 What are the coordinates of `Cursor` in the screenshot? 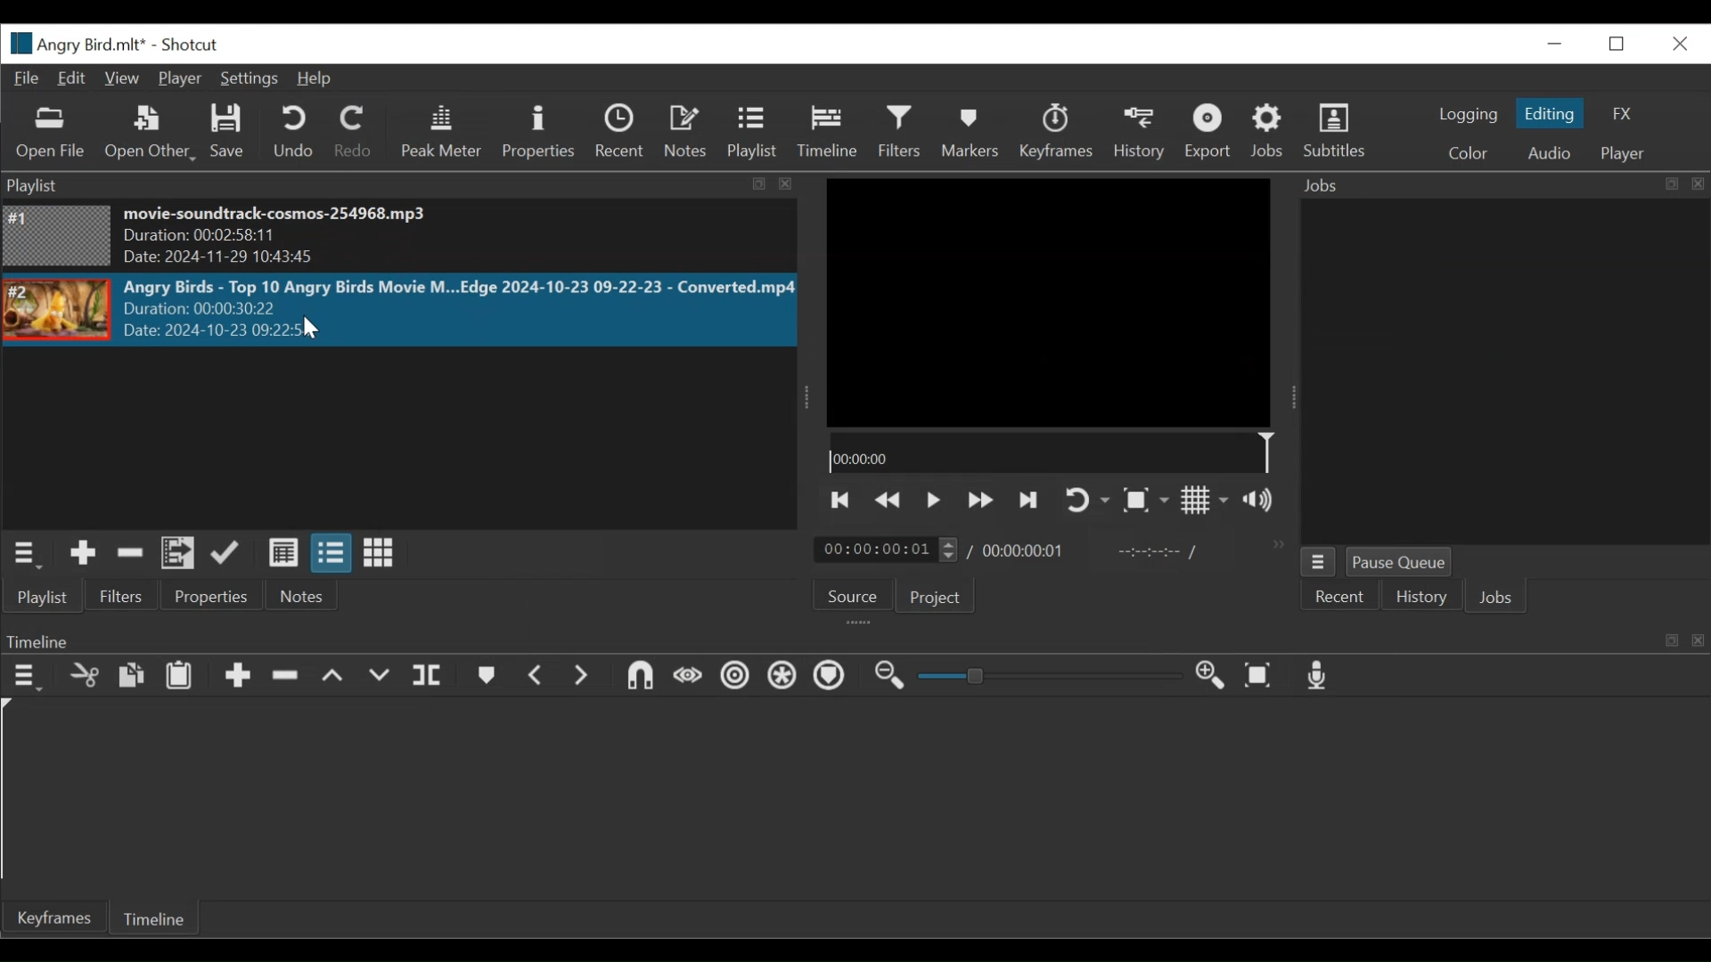 It's located at (314, 330).